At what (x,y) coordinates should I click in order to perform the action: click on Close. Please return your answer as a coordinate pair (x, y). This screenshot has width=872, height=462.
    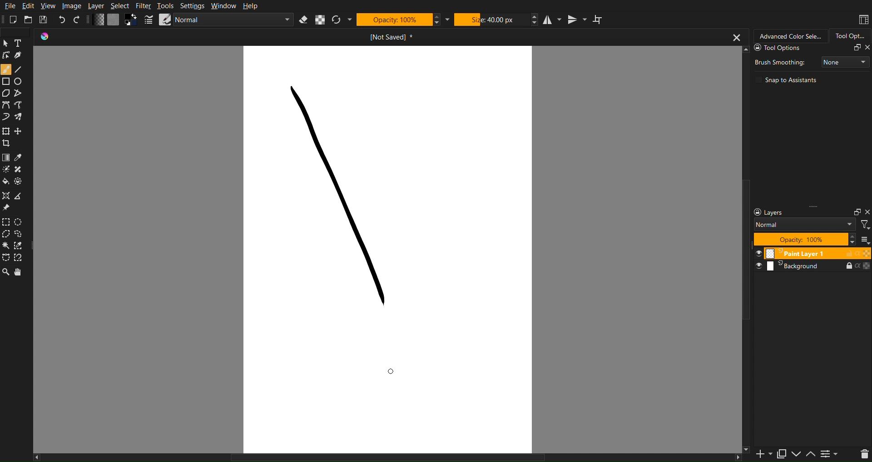
    Looking at the image, I should click on (867, 48).